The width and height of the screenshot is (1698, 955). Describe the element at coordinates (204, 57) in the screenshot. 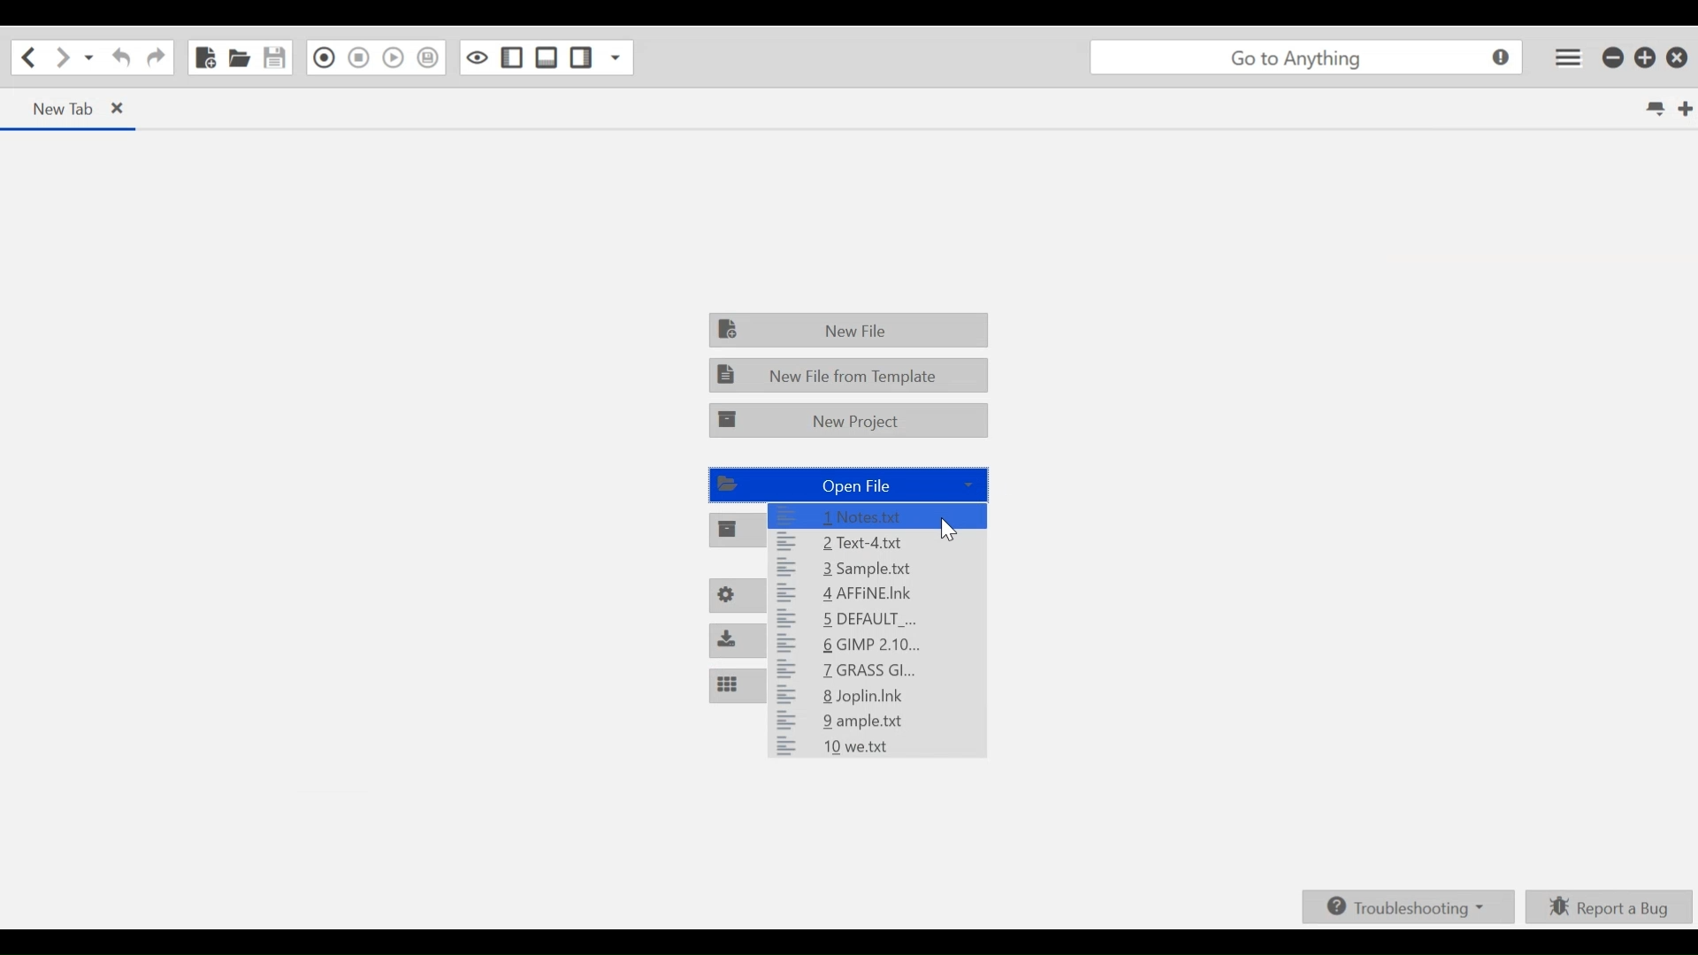

I see `new file` at that location.